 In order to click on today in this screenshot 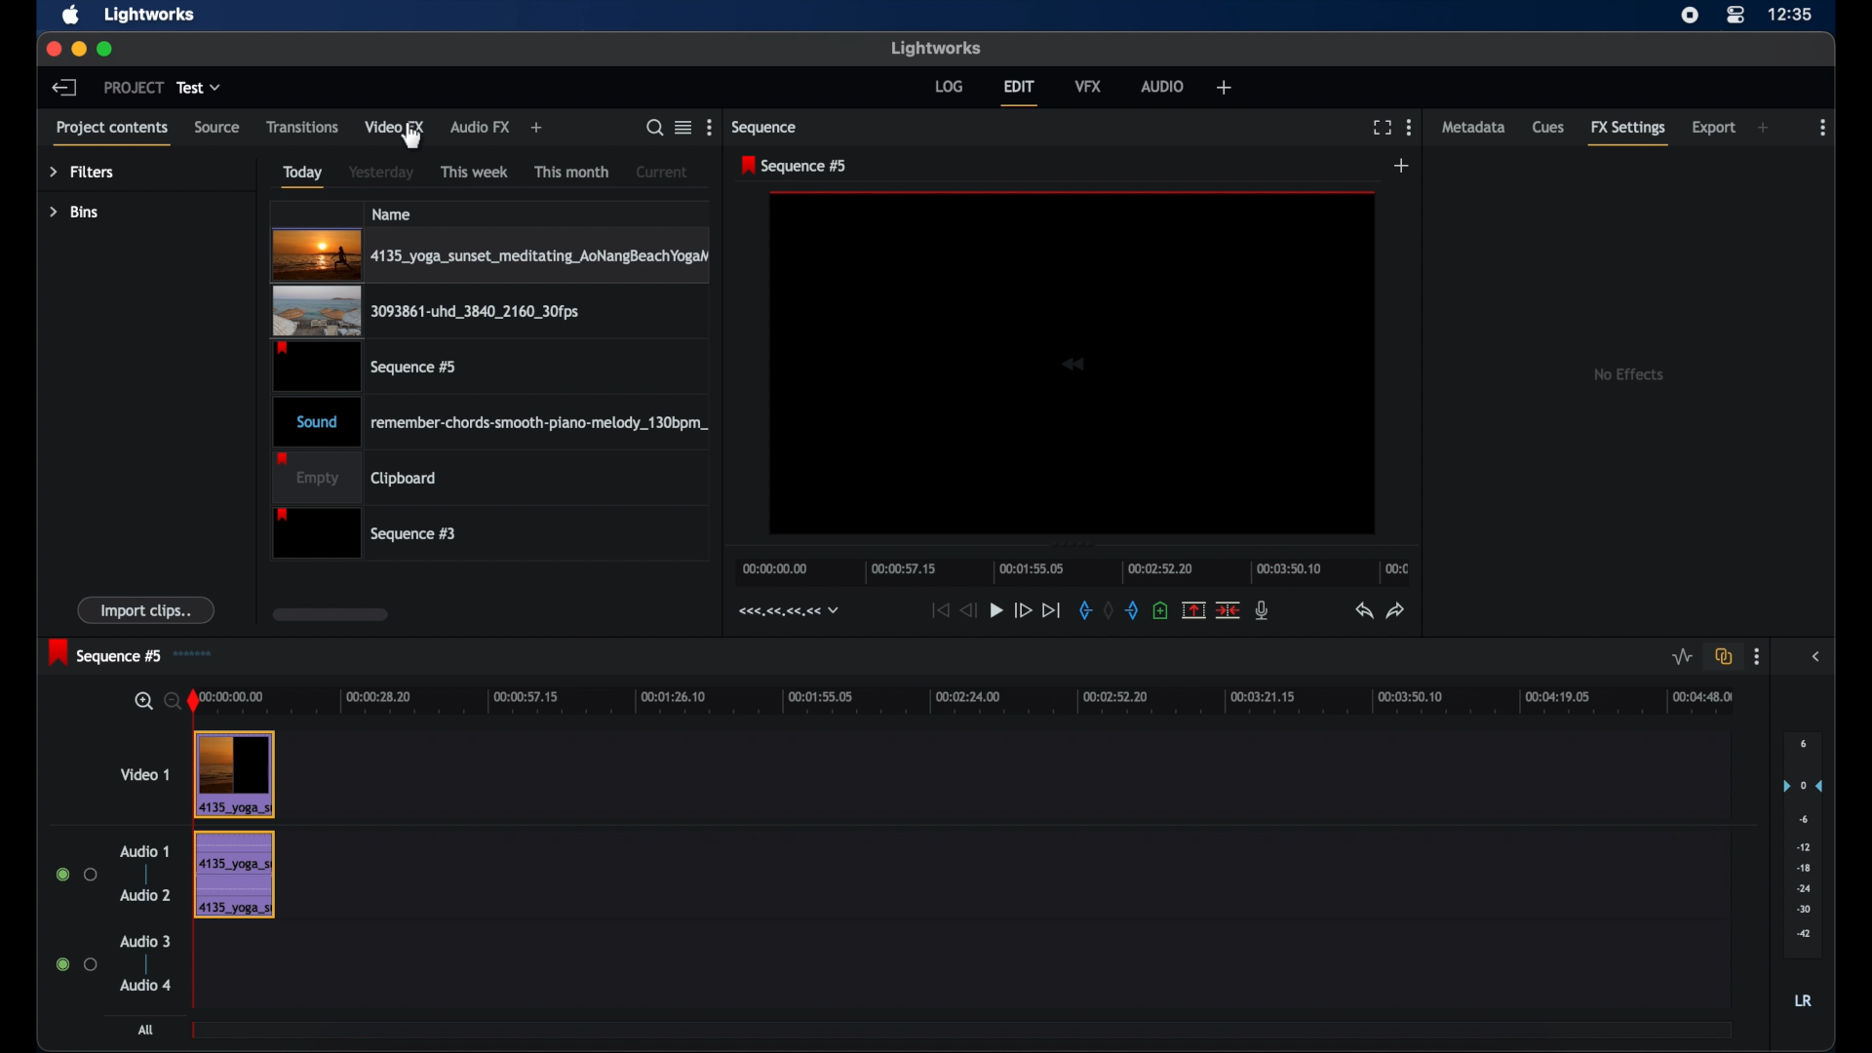, I will do `click(303, 176)`.